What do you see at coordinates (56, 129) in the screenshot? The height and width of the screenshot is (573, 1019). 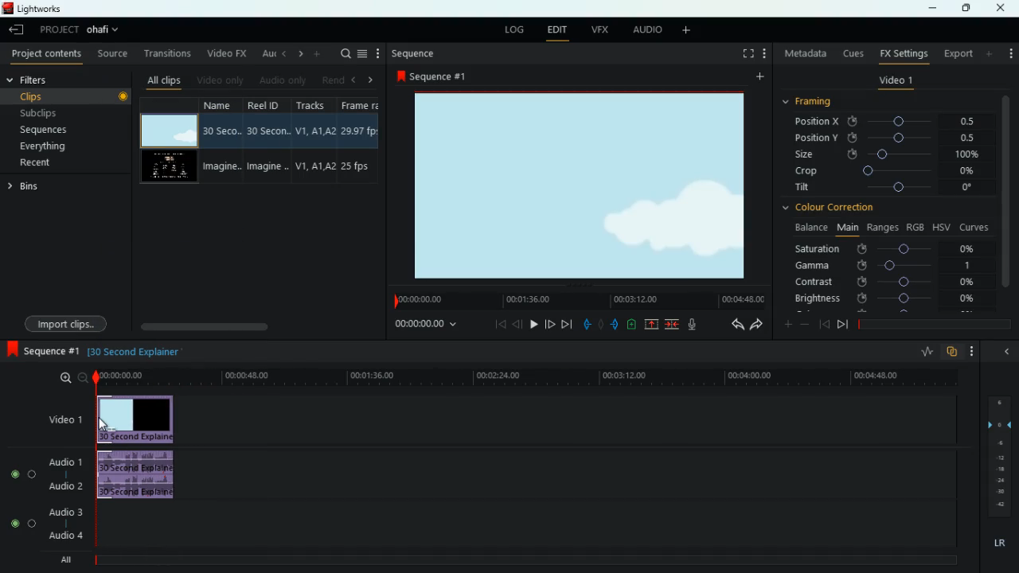 I see `sequences` at bounding box center [56, 129].